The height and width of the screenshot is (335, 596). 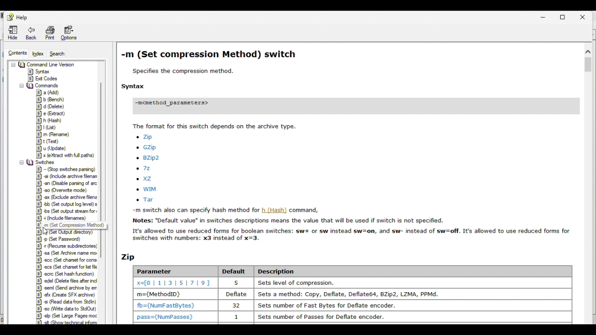 I want to click on set channel, so click(x=68, y=261).